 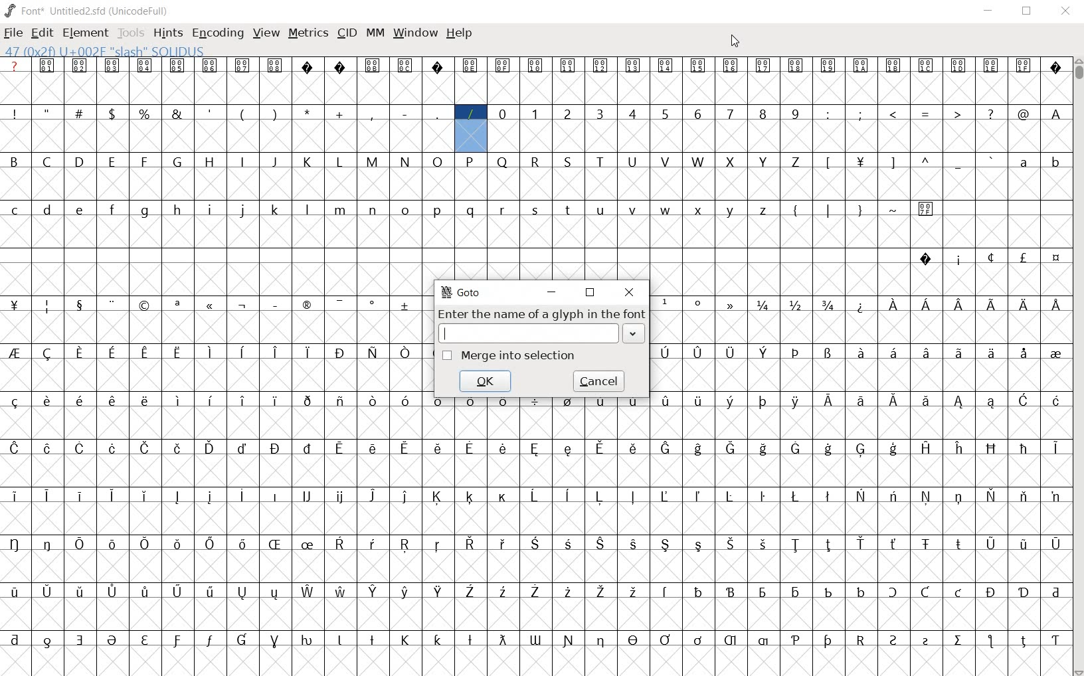 I want to click on glyph, so click(x=143, y=212).